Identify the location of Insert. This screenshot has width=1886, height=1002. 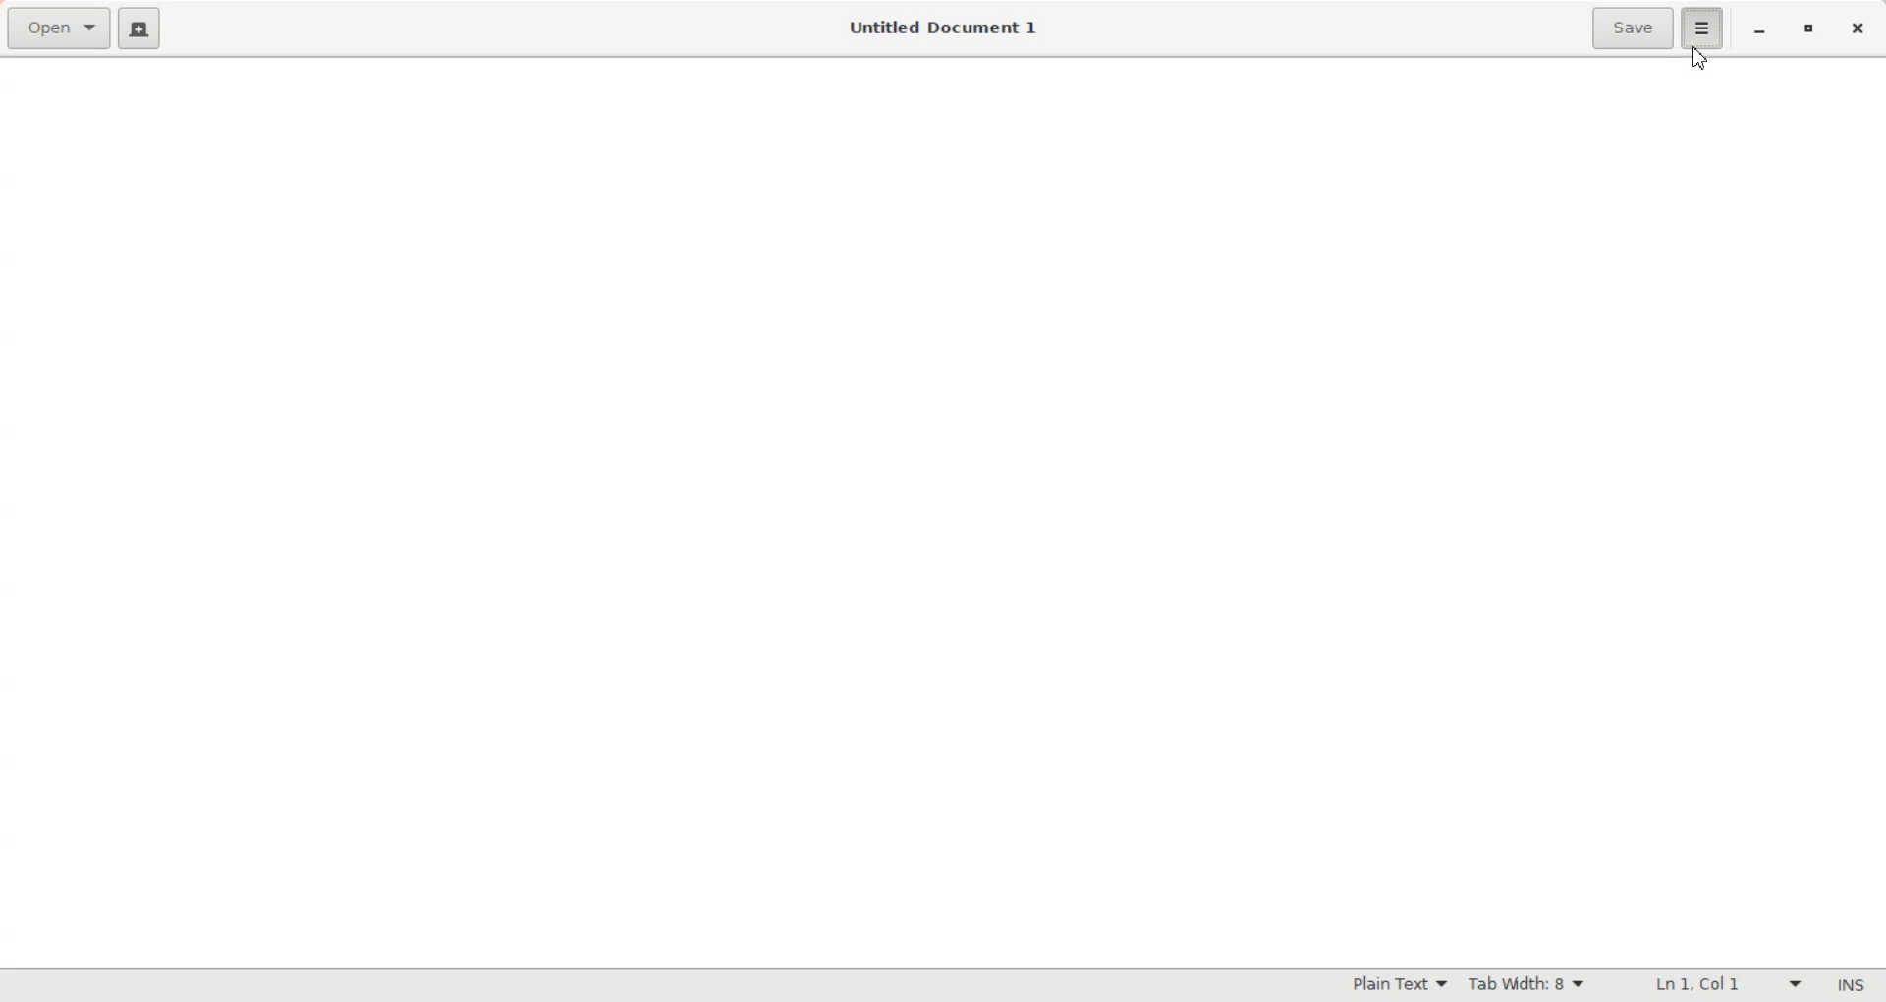
(1845, 985).